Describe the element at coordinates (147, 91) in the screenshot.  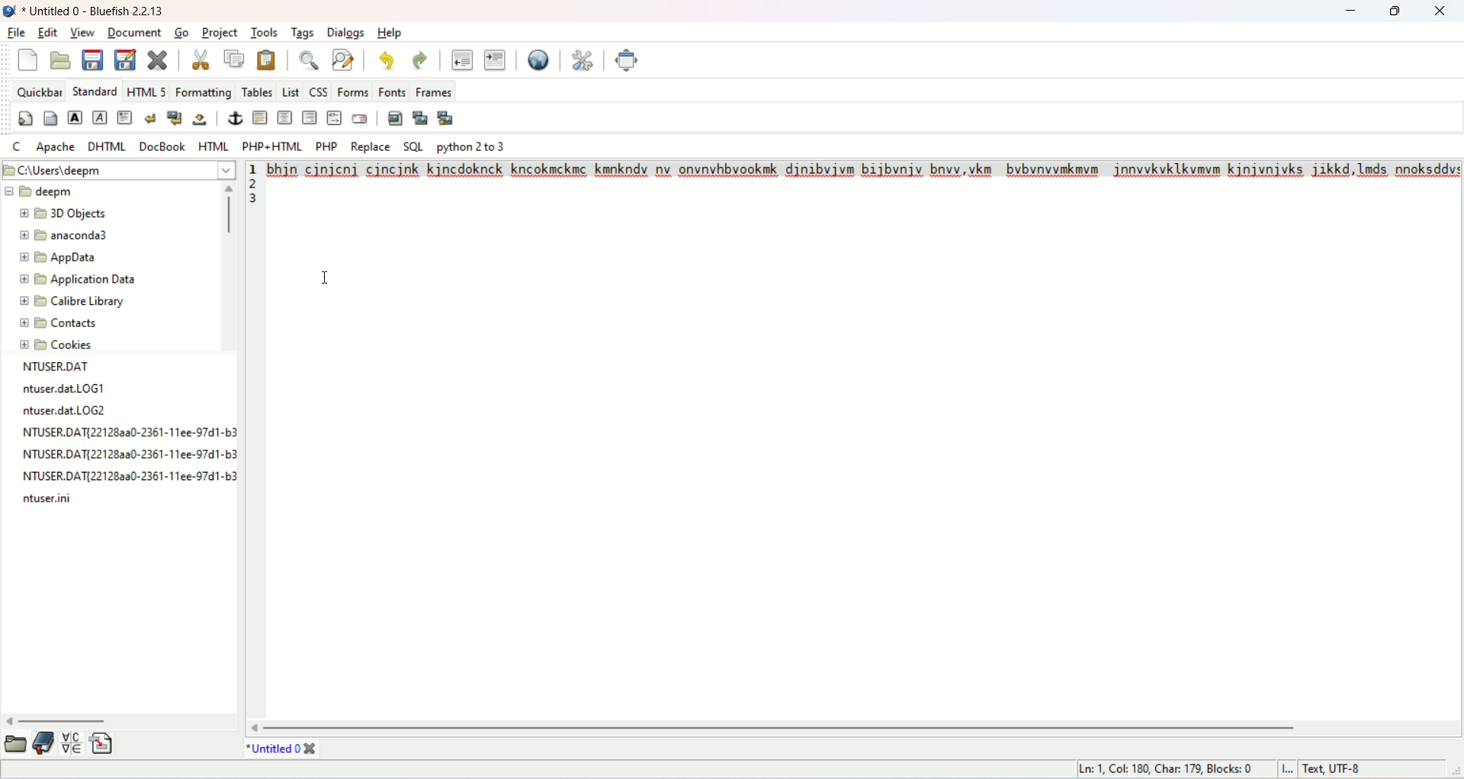
I see `HTML 5` at that location.